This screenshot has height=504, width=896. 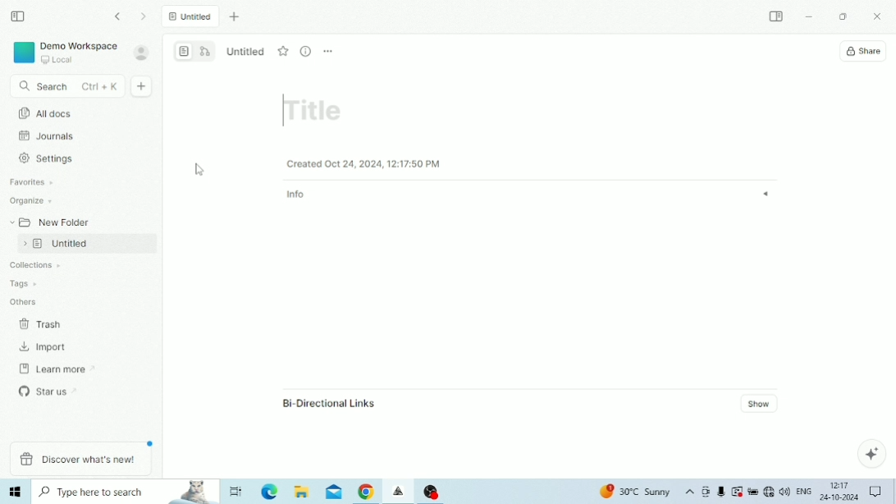 What do you see at coordinates (66, 87) in the screenshot?
I see `Search` at bounding box center [66, 87].